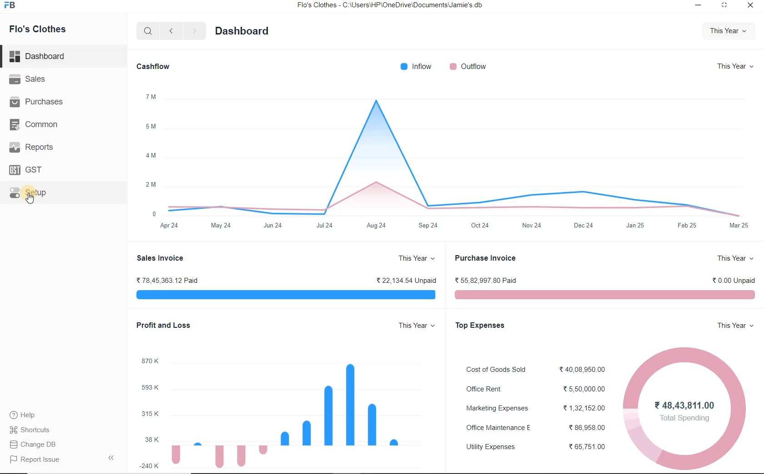 The height and width of the screenshot is (474, 764). I want to click on bar, so click(287, 295).